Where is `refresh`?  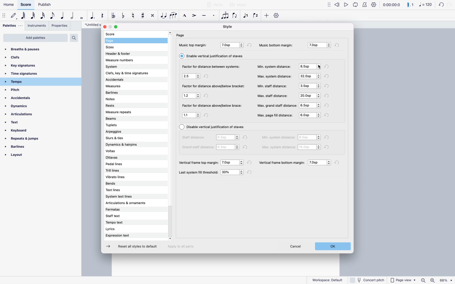
refresh is located at coordinates (207, 95).